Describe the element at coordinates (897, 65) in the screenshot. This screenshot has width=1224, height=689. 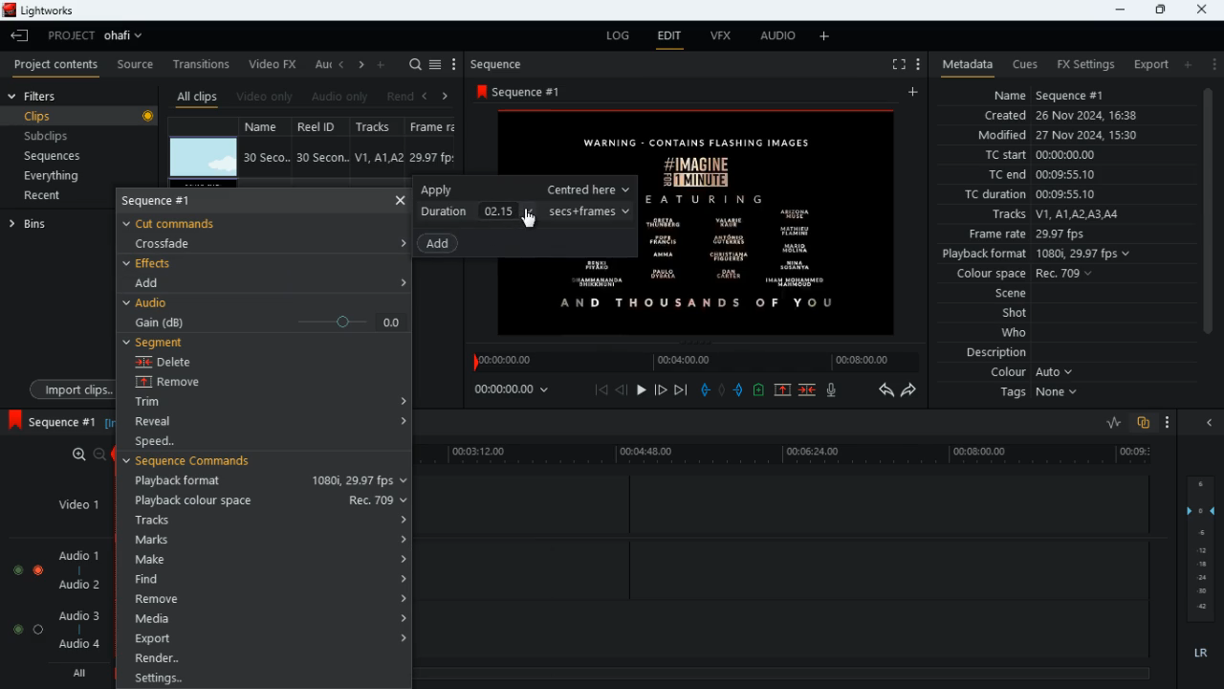
I see `fullscreen` at that location.